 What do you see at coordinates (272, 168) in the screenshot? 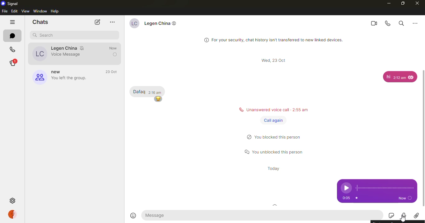
I see `Today` at bounding box center [272, 168].